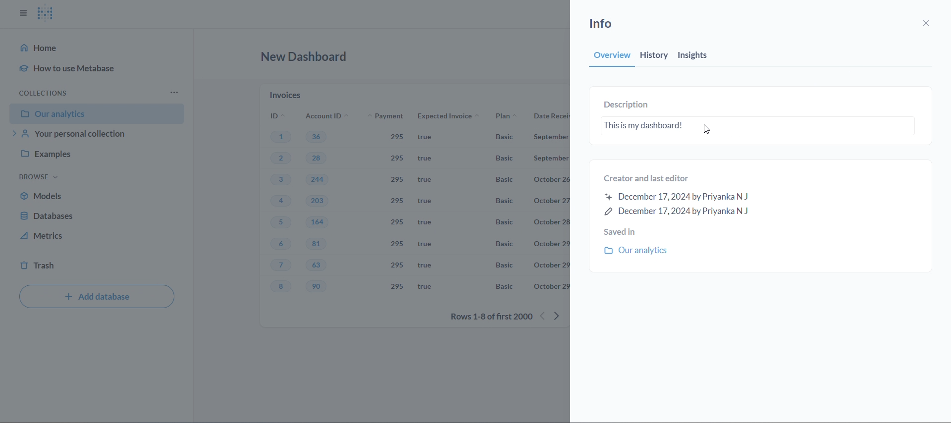  I want to click on october 29, so click(550, 287).